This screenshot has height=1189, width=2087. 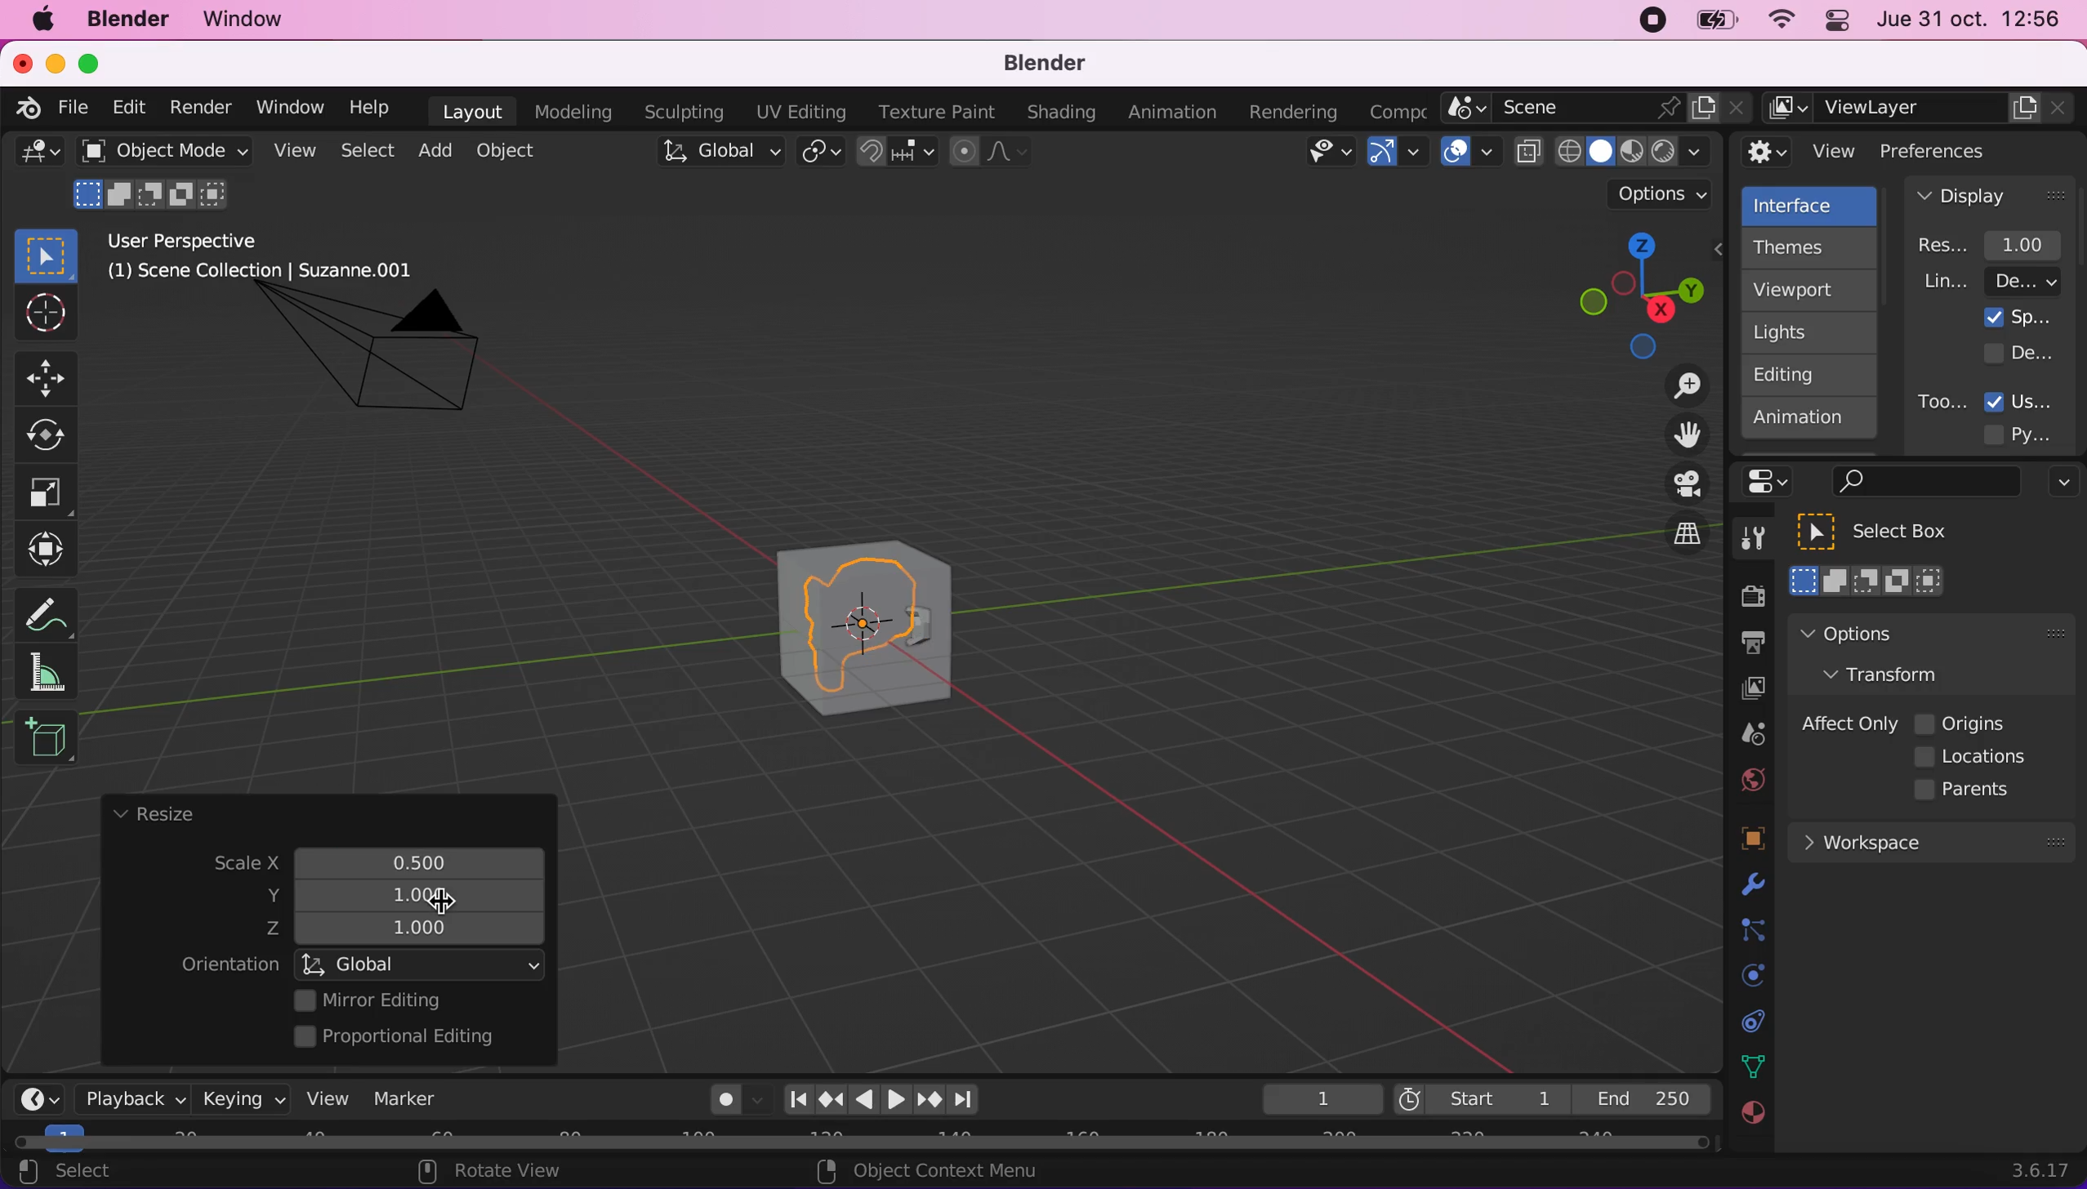 What do you see at coordinates (1998, 244) in the screenshot?
I see `resolution scale` at bounding box center [1998, 244].